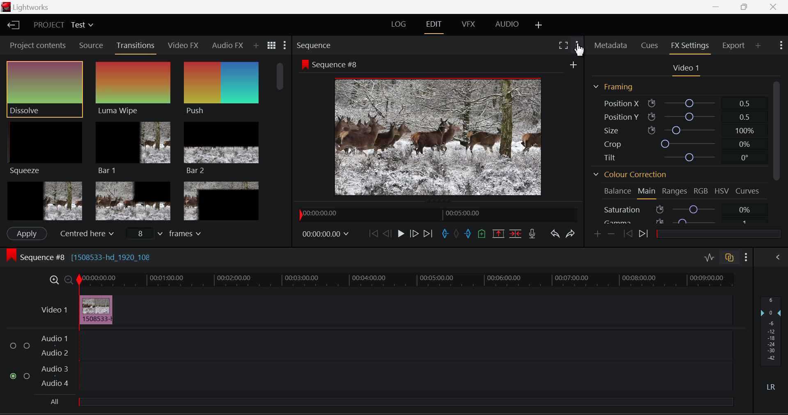 This screenshot has height=415, width=788. What do you see at coordinates (686, 69) in the screenshot?
I see `Video Settings` at bounding box center [686, 69].